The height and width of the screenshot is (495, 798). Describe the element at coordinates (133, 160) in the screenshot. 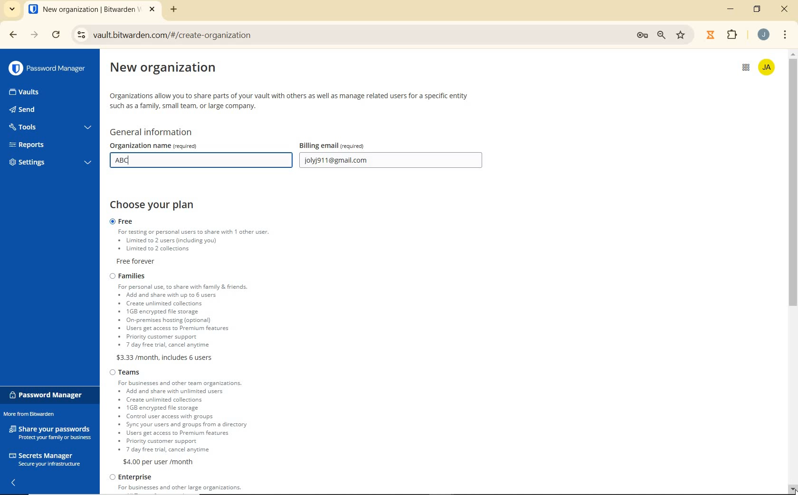

I see `text cursor` at that location.